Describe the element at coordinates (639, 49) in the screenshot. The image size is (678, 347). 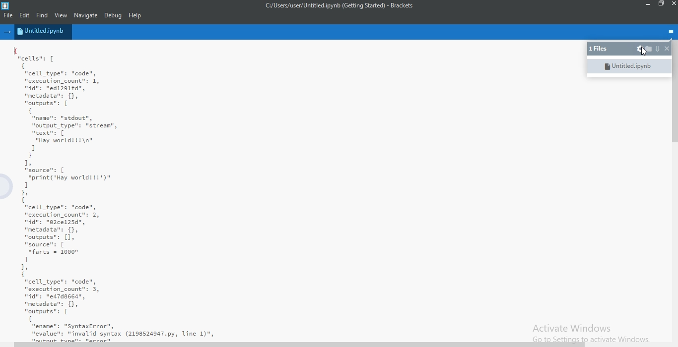
I see `settings` at that location.